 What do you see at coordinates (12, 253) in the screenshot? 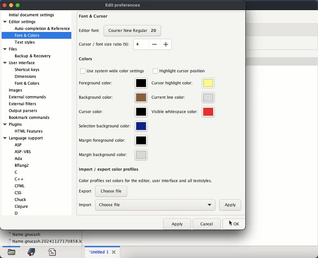
I see `file` at bounding box center [12, 253].